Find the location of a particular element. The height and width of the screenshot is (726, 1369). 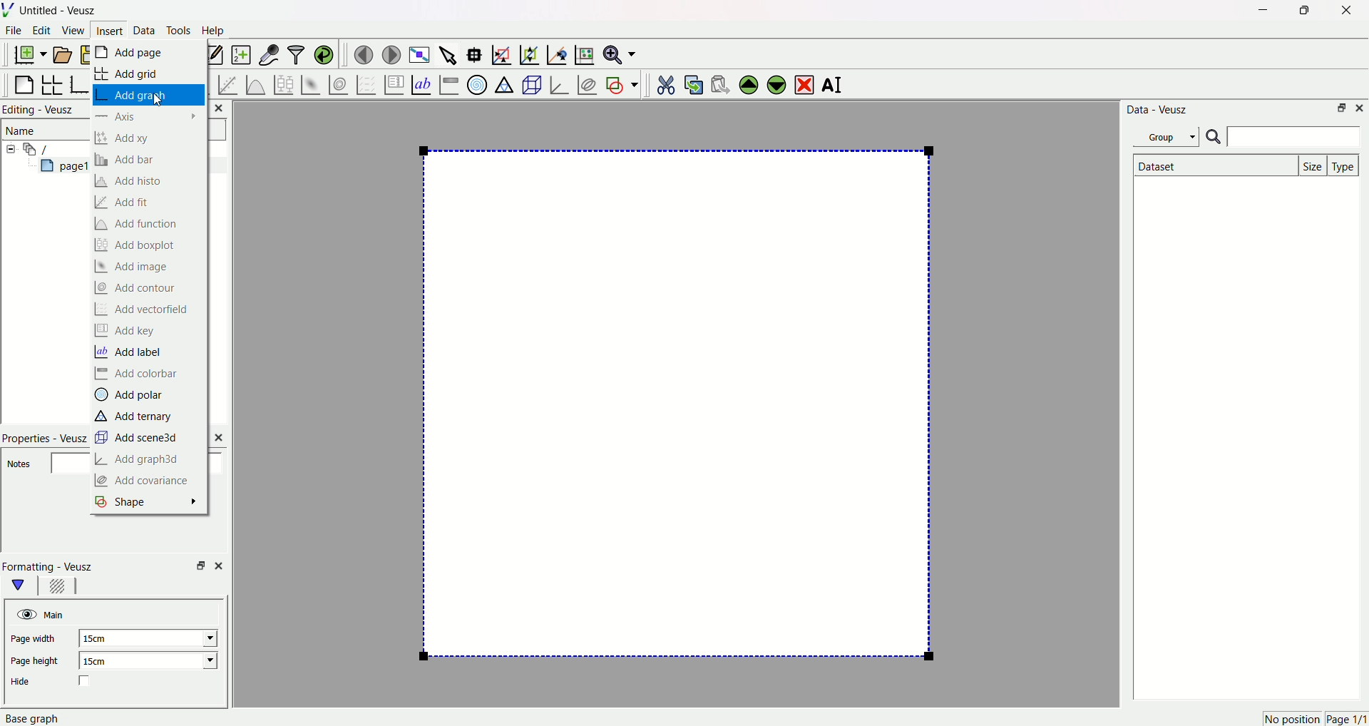

move to previous page is located at coordinates (363, 54).